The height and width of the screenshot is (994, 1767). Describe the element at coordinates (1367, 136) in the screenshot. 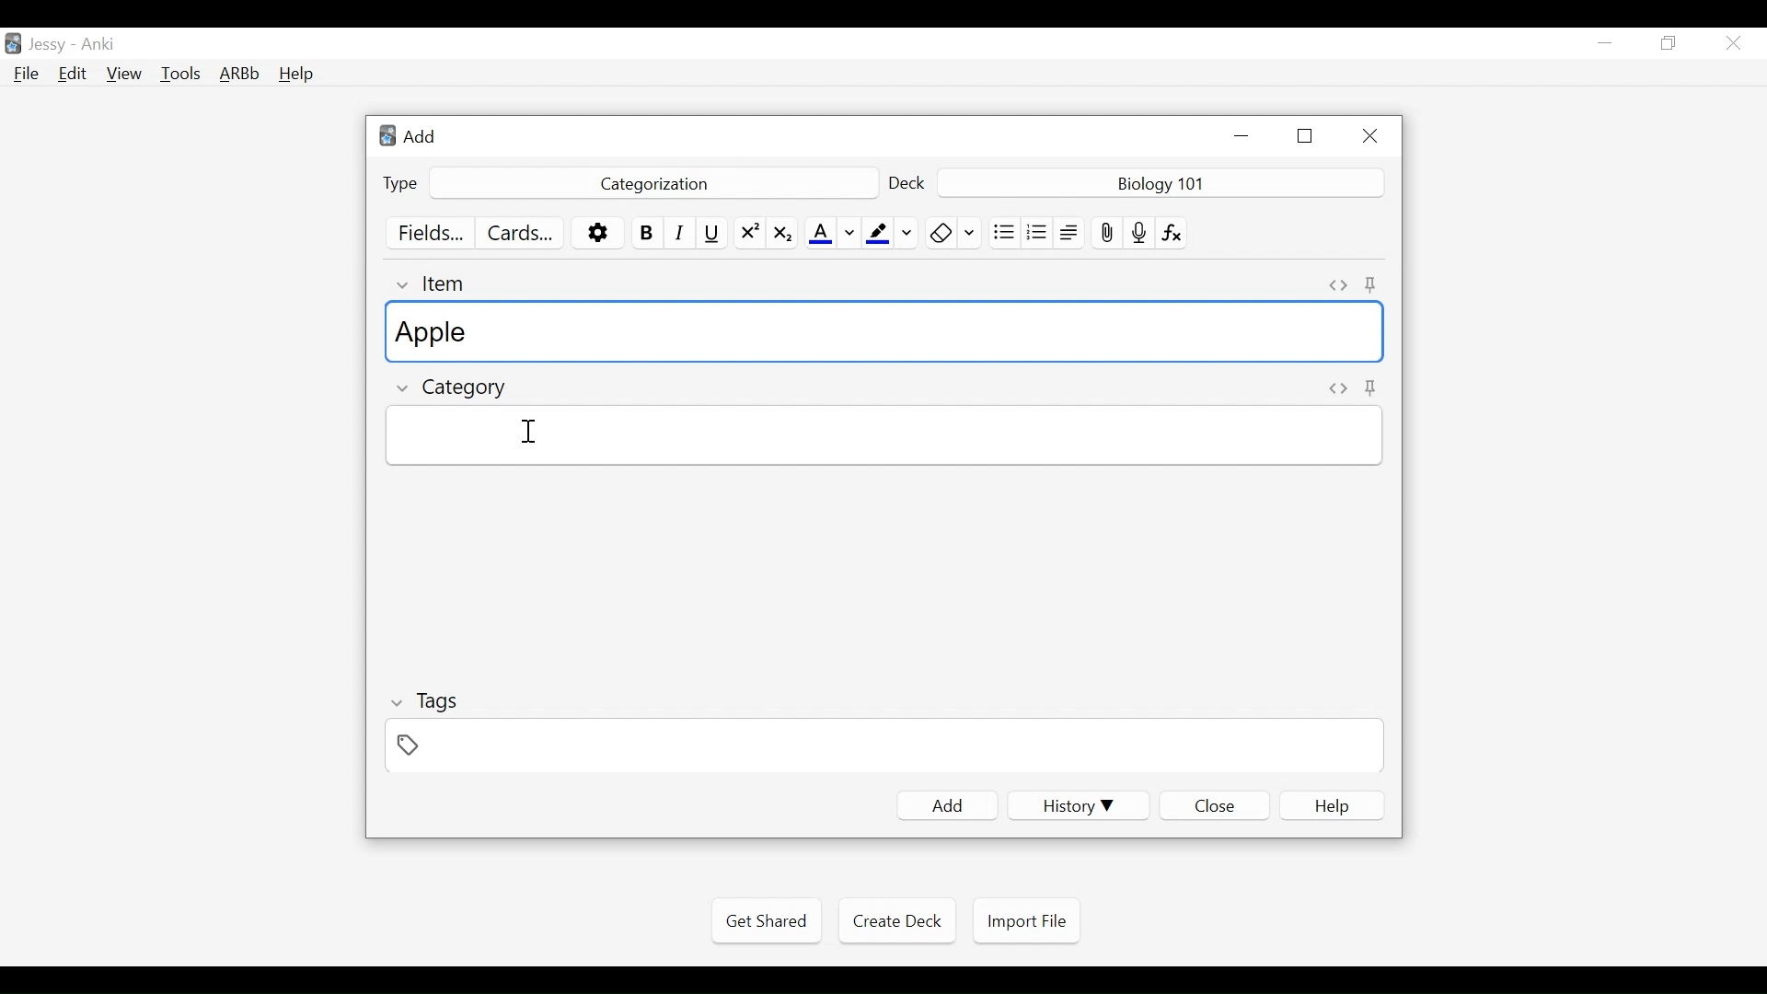

I see `Close` at that location.